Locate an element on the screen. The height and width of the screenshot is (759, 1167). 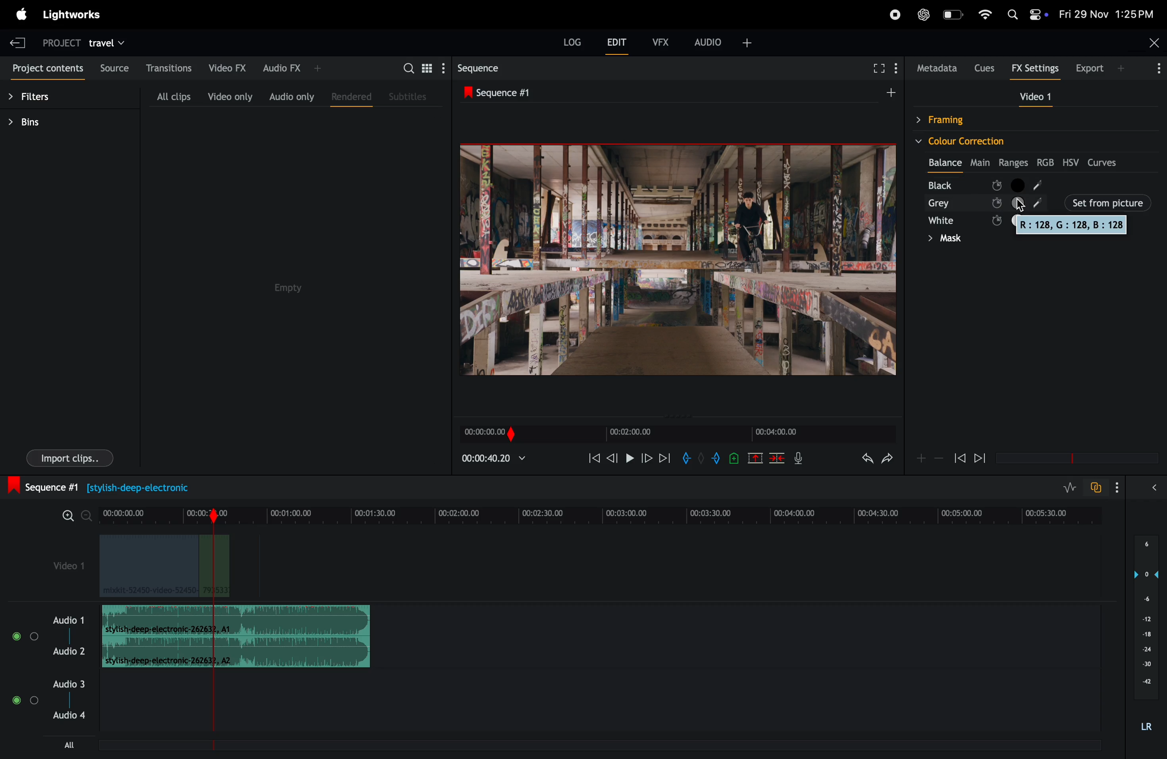
black node is located at coordinates (1072, 184).